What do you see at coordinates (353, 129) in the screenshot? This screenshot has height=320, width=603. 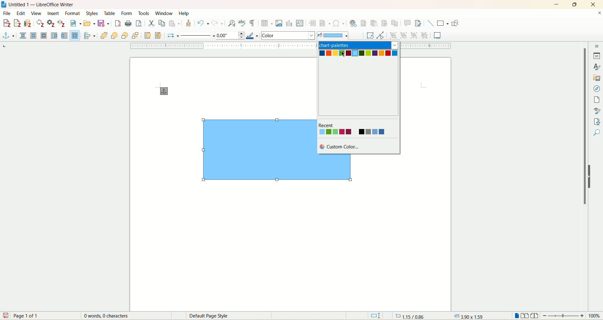 I see `recent color` at bounding box center [353, 129].